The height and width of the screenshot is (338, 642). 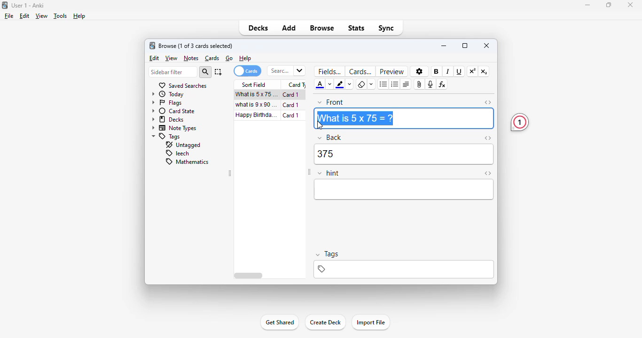 What do you see at coordinates (167, 94) in the screenshot?
I see `today` at bounding box center [167, 94].